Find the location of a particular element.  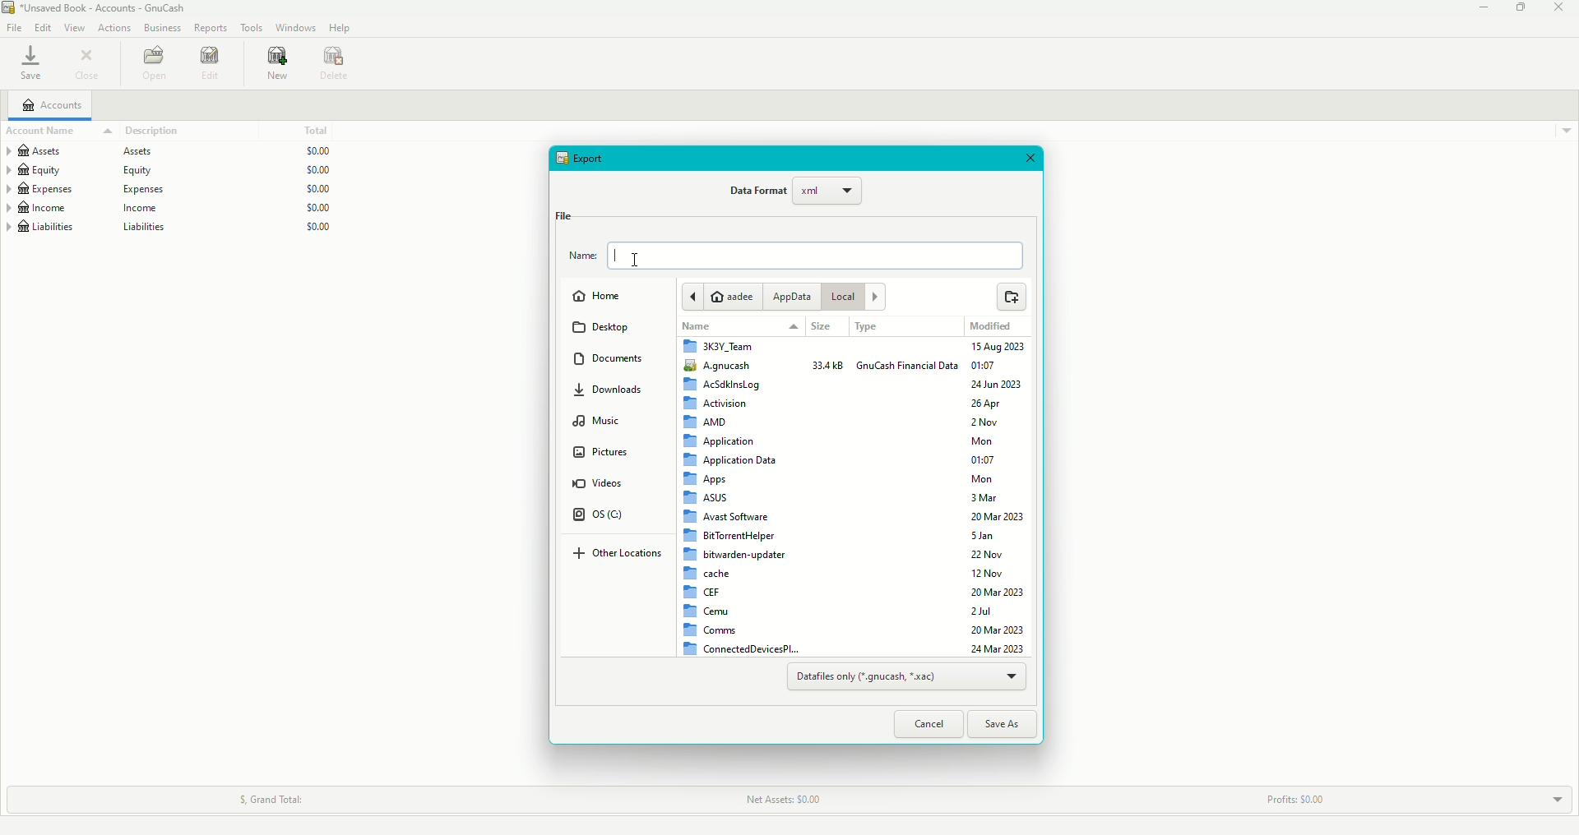

Description is located at coordinates (143, 131).